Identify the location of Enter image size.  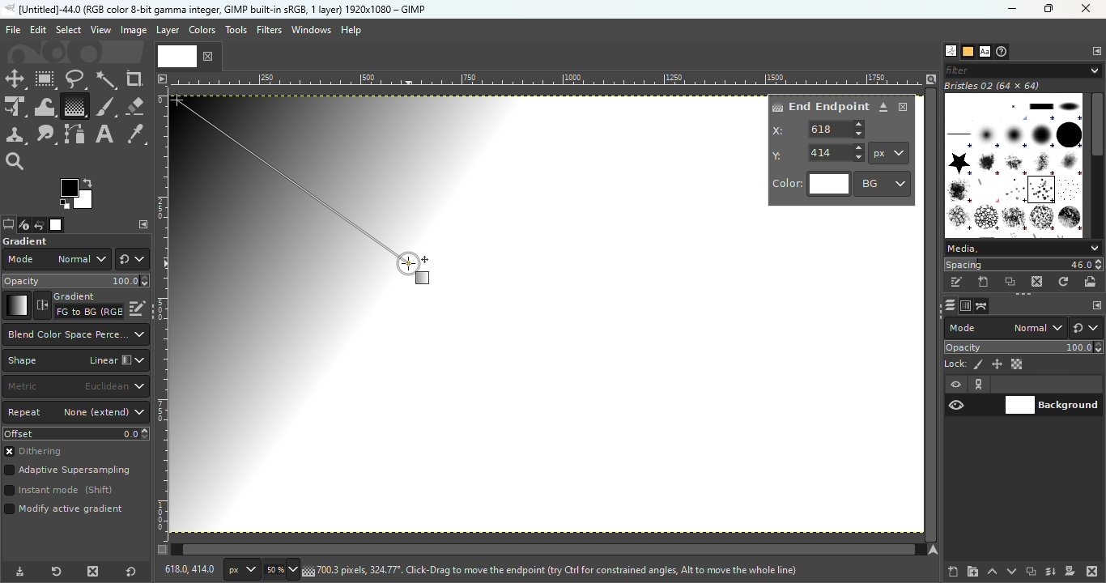
(279, 570).